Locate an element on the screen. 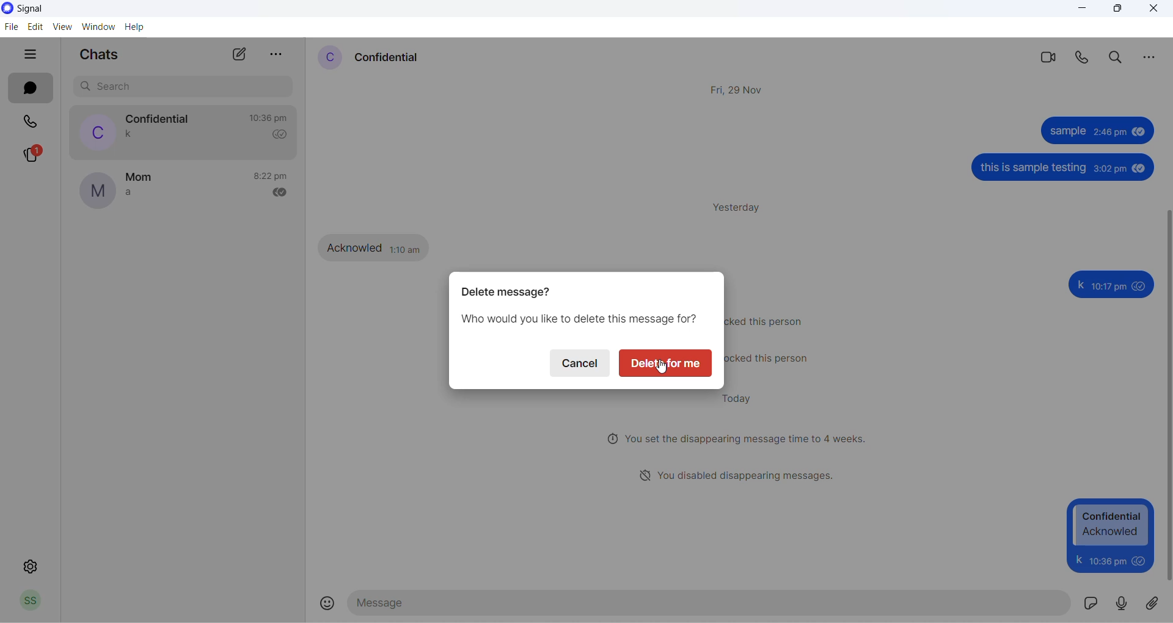 The image size is (1173, 623). emojis is located at coordinates (326, 605).